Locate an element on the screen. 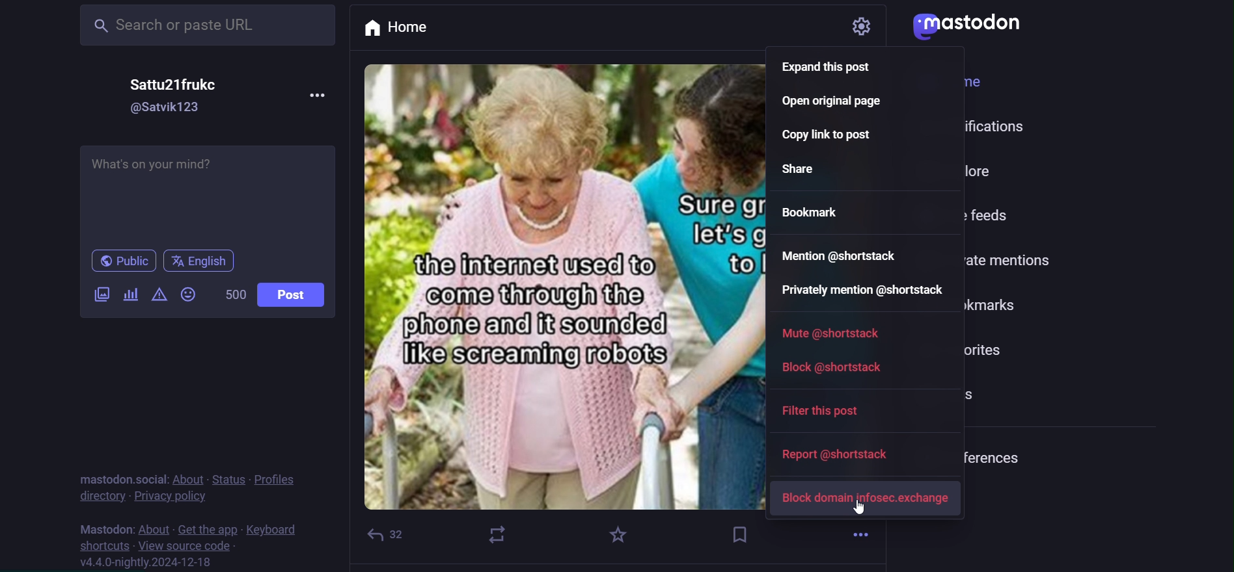  poll is located at coordinates (130, 296).